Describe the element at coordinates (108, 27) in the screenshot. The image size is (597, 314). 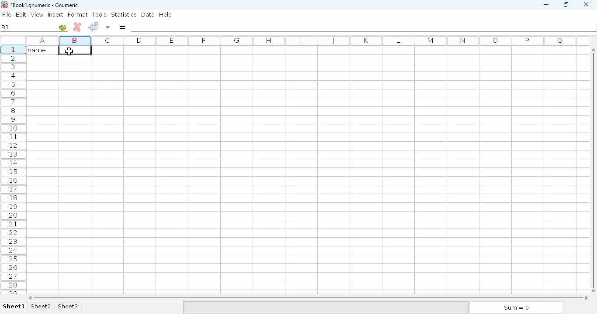
I see `accept change in multiple cells` at that location.